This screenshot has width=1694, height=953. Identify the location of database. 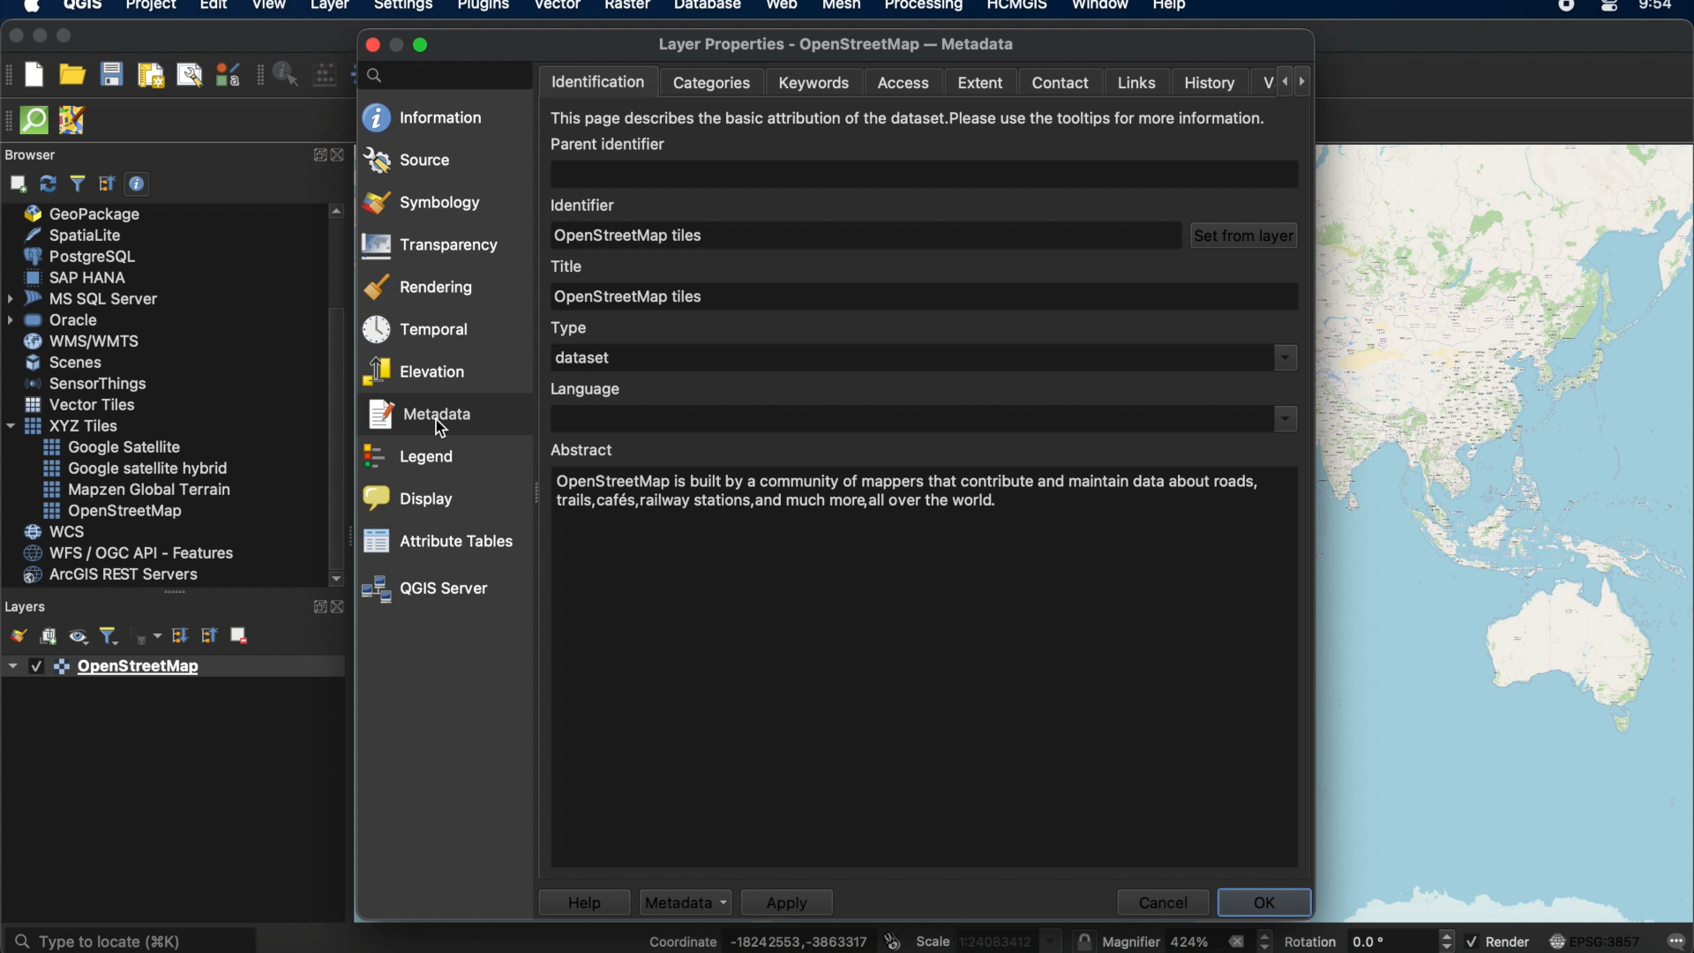
(705, 7).